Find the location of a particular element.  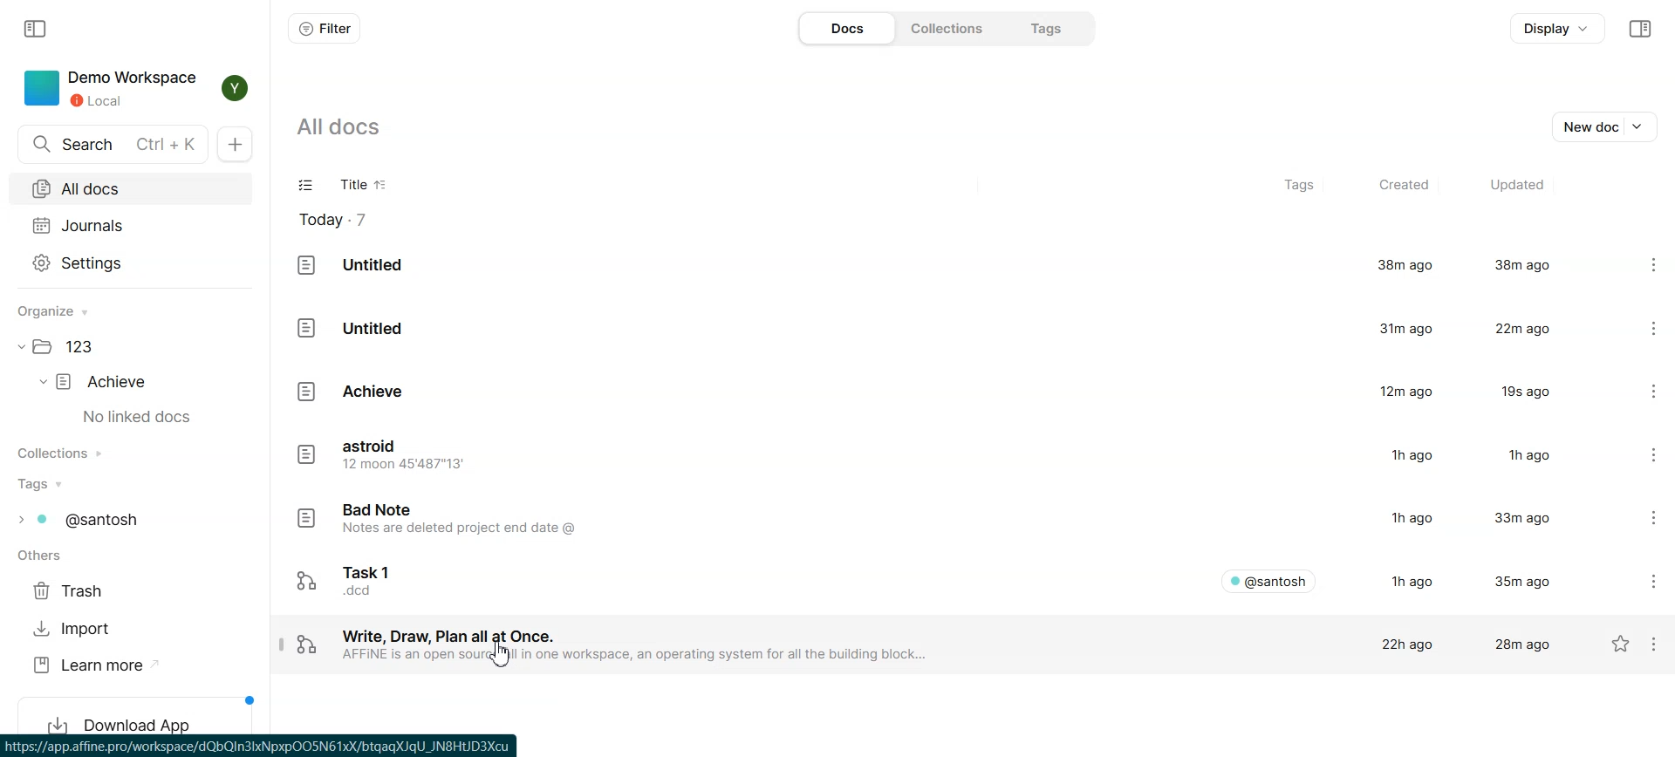

Cursor is located at coordinates (502, 655).